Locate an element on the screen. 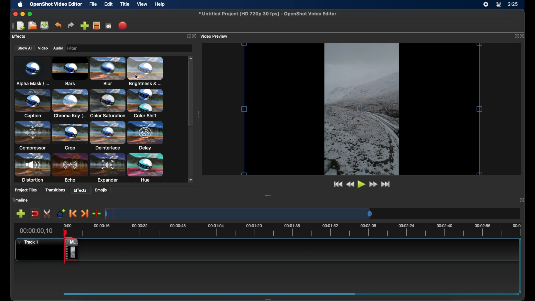 This screenshot has height=301, width=535. disable snapping is located at coordinates (35, 214).